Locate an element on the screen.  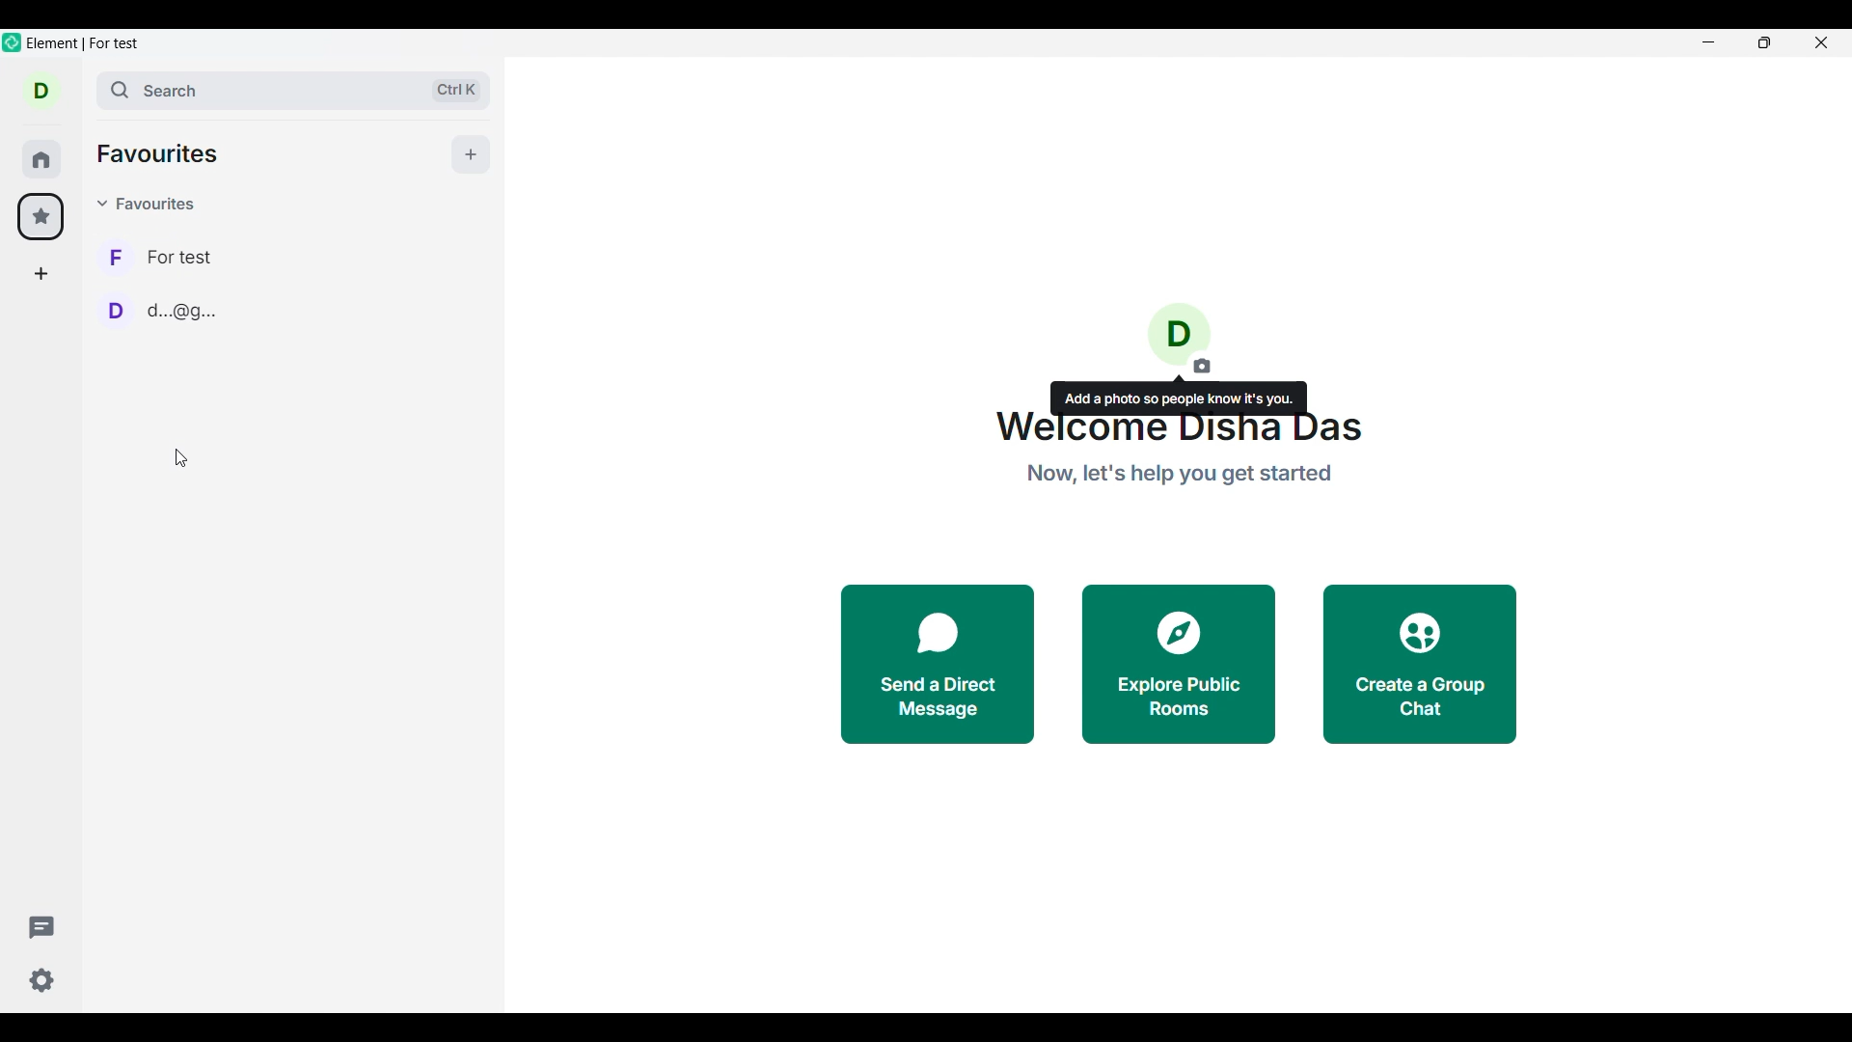
Create a space is located at coordinates (41, 274).